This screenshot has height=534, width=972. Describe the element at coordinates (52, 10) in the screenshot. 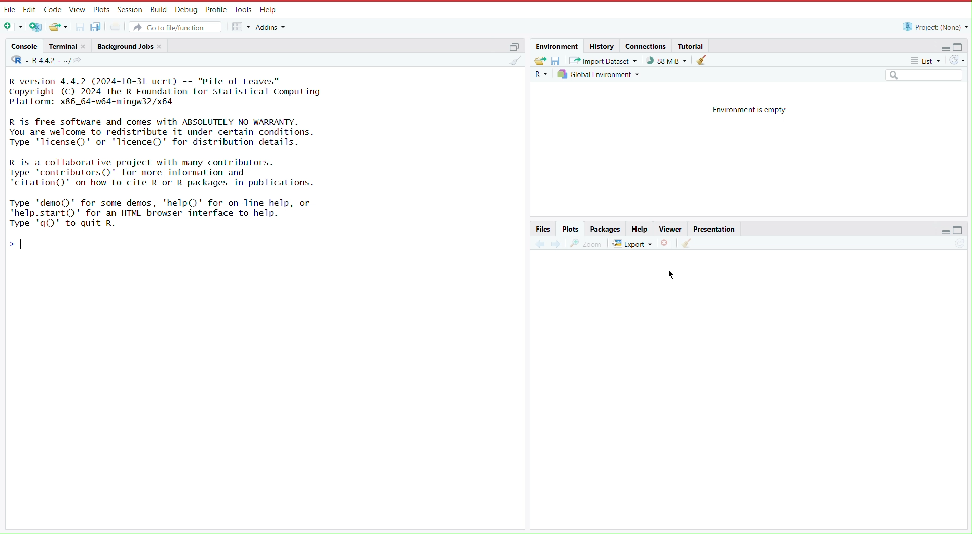

I see `Code` at that location.